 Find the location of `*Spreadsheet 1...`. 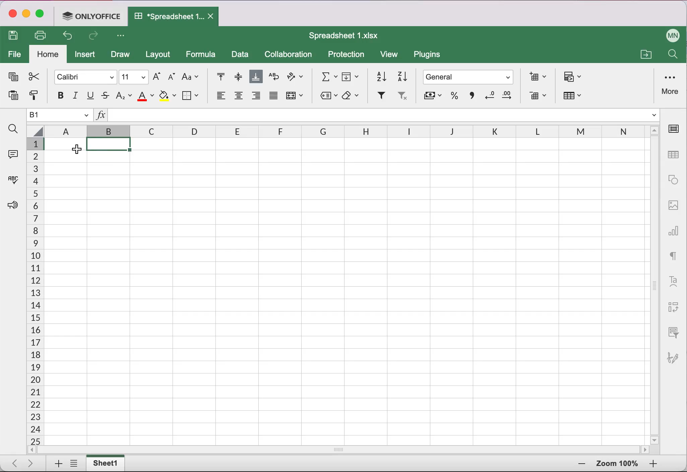

*Spreadsheet 1... is located at coordinates (166, 16).